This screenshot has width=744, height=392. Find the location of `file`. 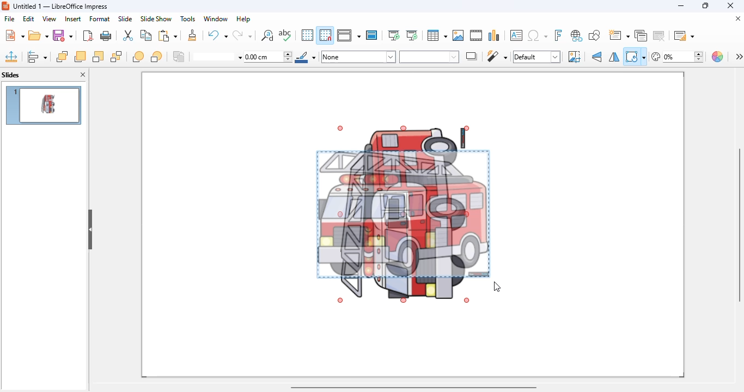

file is located at coordinates (10, 19).